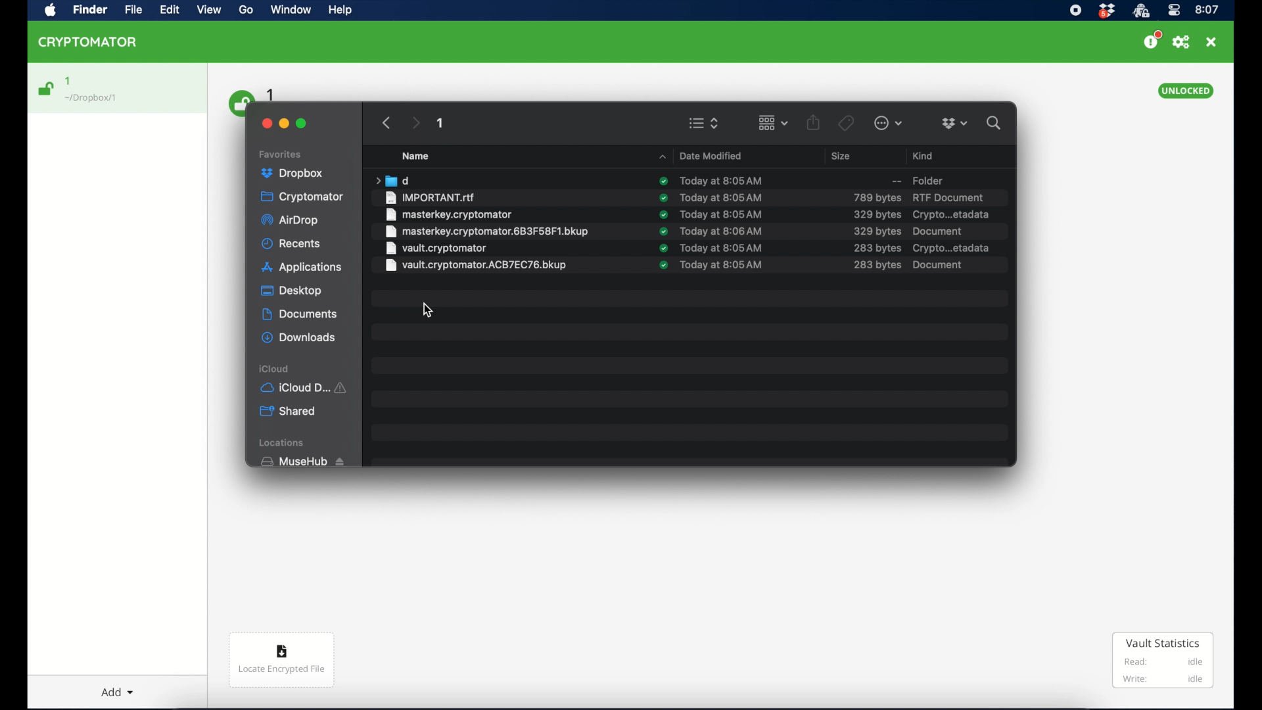 The image size is (1262, 710). What do you see at coordinates (1211, 42) in the screenshot?
I see `close` at bounding box center [1211, 42].